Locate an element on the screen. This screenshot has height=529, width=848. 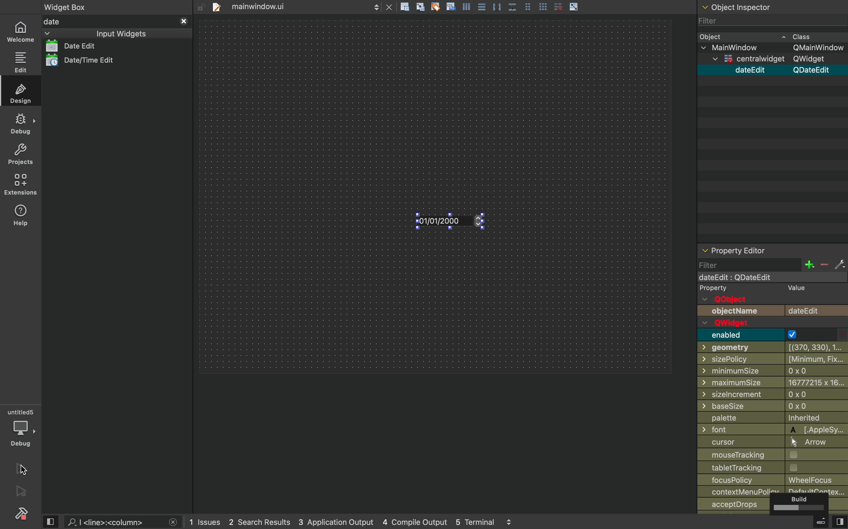
cursor is located at coordinates (767, 443).